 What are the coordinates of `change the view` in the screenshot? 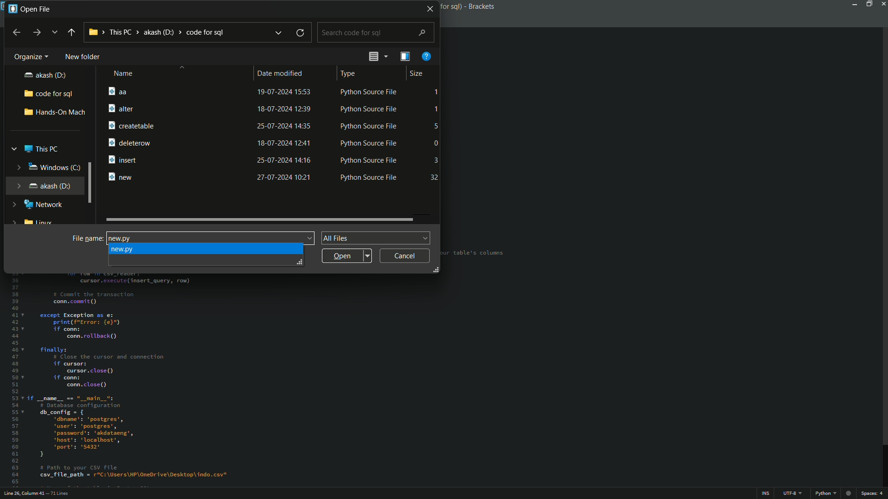 It's located at (375, 56).